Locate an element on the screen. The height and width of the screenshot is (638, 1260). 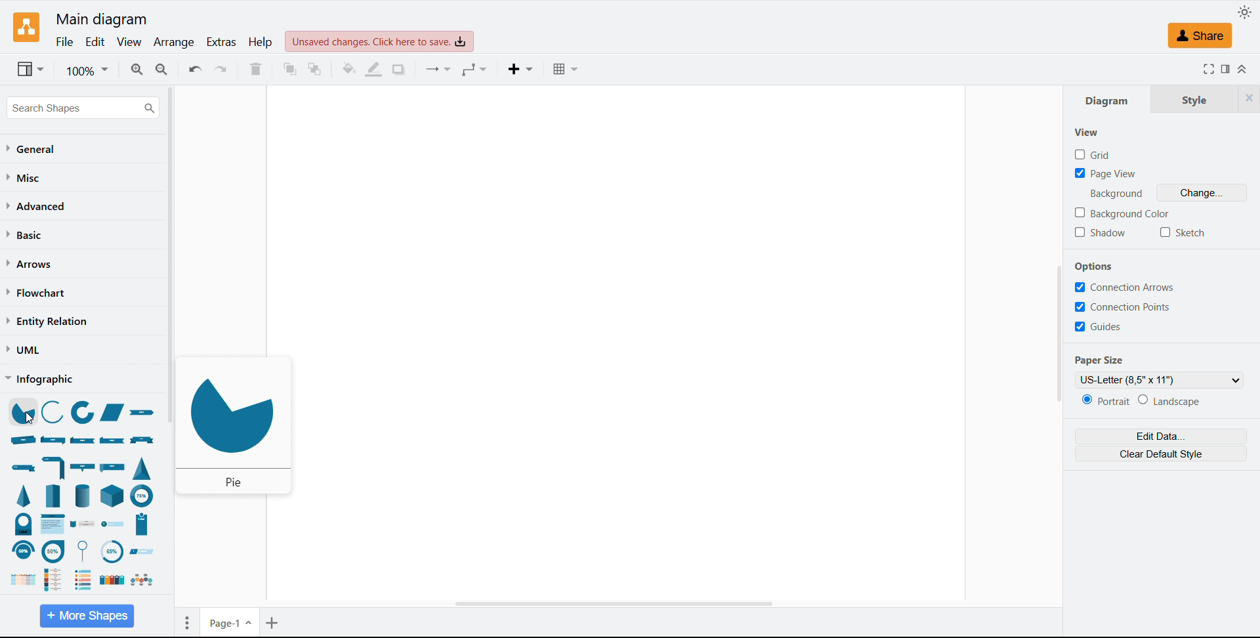
Options  is located at coordinates (1095, 266).